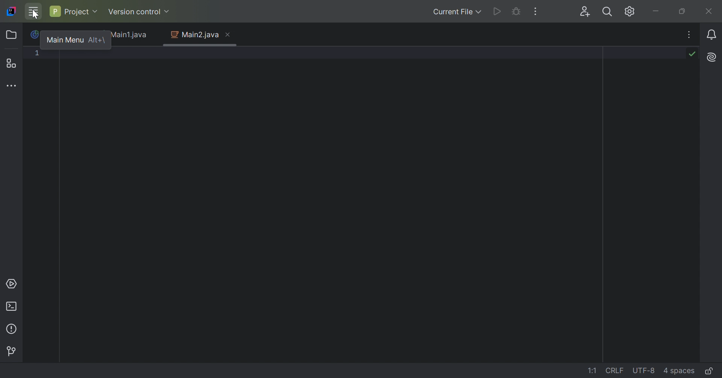 The width and height of the screenshot is (722, 378). I want to click on UTF-8, so click(644, 371).